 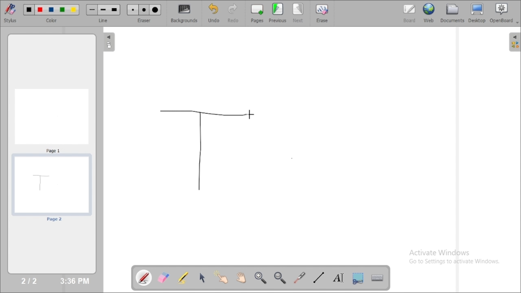 What do you see at coordinates (457, 258) in the screenshot?
I see `Activate Windows
Go to Settings to activate Windows.` at bounding box center [457, 258].